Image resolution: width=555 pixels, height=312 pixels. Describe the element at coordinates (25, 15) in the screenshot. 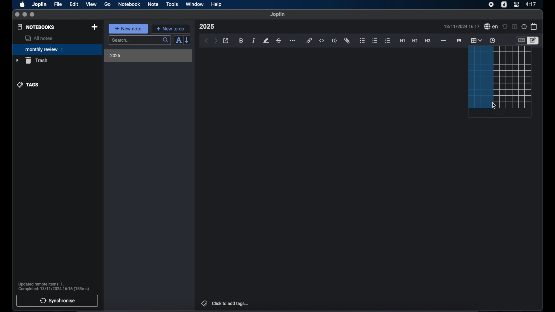

I see `minimize` at that location.